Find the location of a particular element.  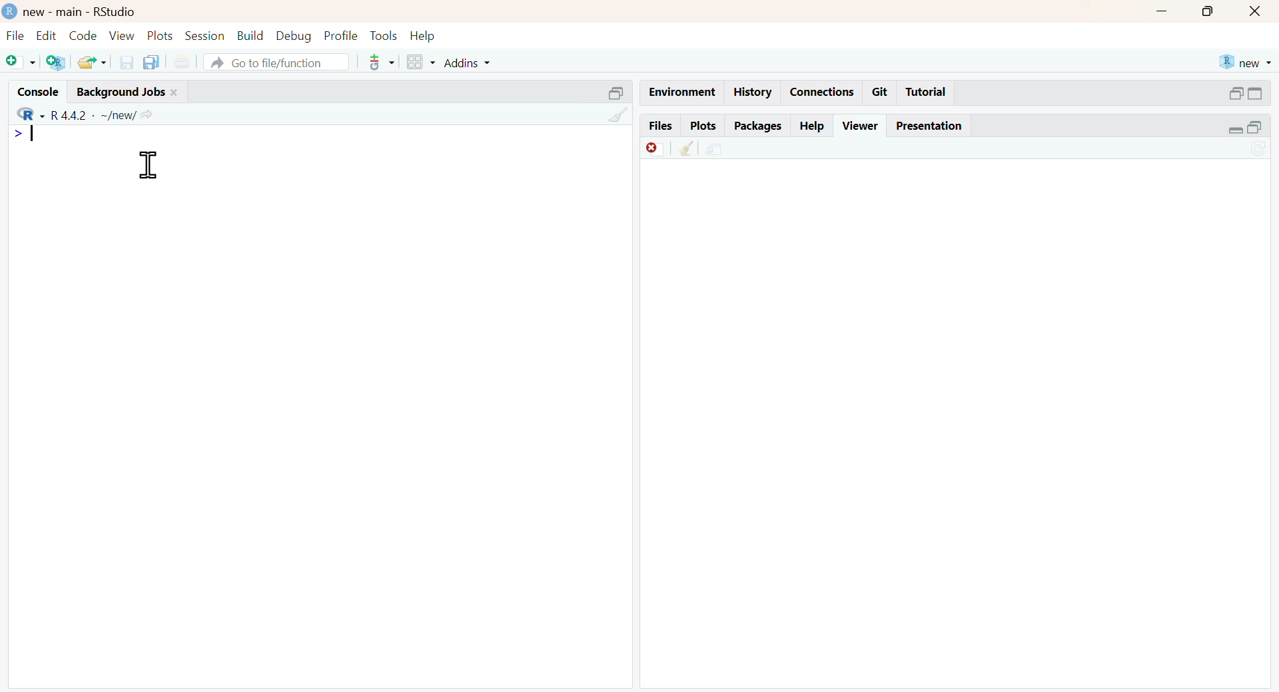

expand/collapse is located at coordinates (1255, 93).